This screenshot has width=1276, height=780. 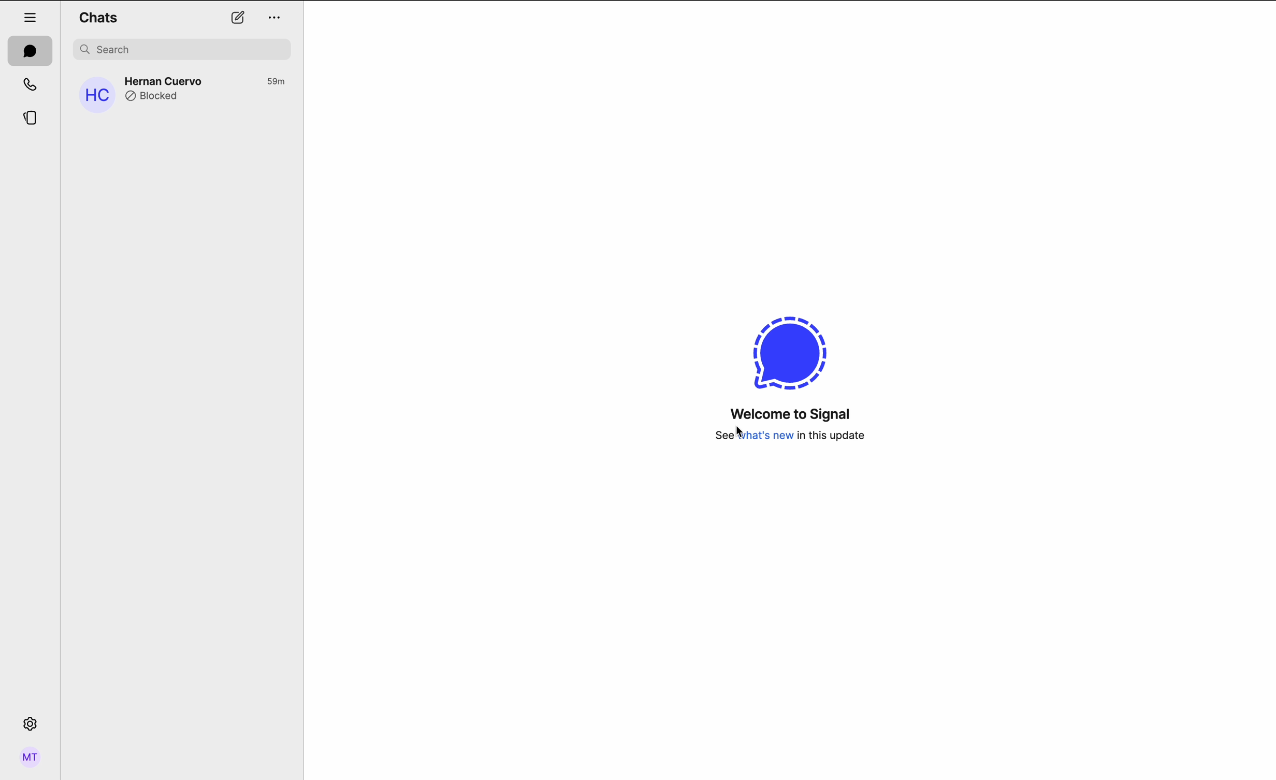 What do you see at coordinates (31, 17) in the screenshot?
I see `hide tab` at bounding box center [31, 17].